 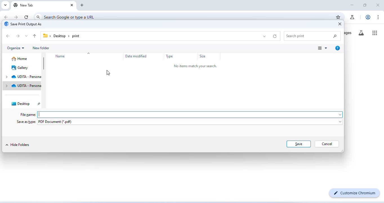 What do you see at coordinates (62, 36) in the screenshot?
I see `desktop > print` at bounding box center [62, 36].